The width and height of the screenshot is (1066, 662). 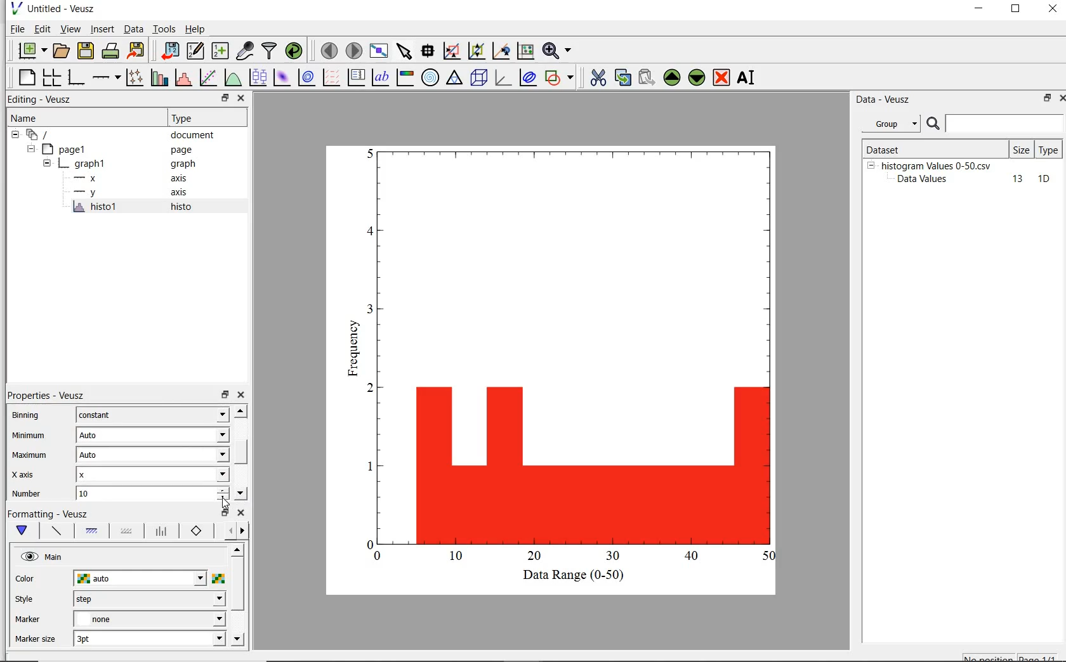 I want to click on plot points with line and error bars, so click(x=135, y=77).